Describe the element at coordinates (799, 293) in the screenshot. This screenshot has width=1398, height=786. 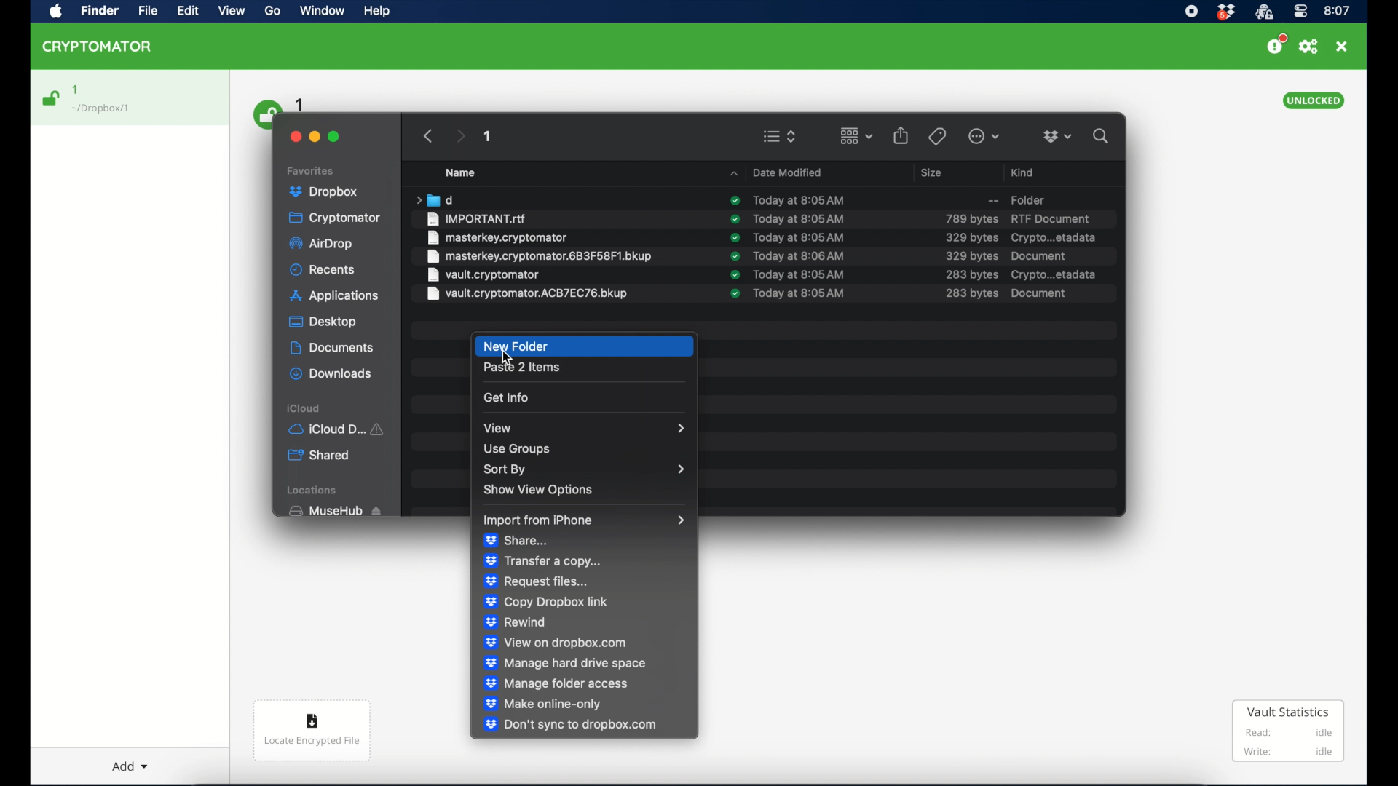
I see `date` at that location.